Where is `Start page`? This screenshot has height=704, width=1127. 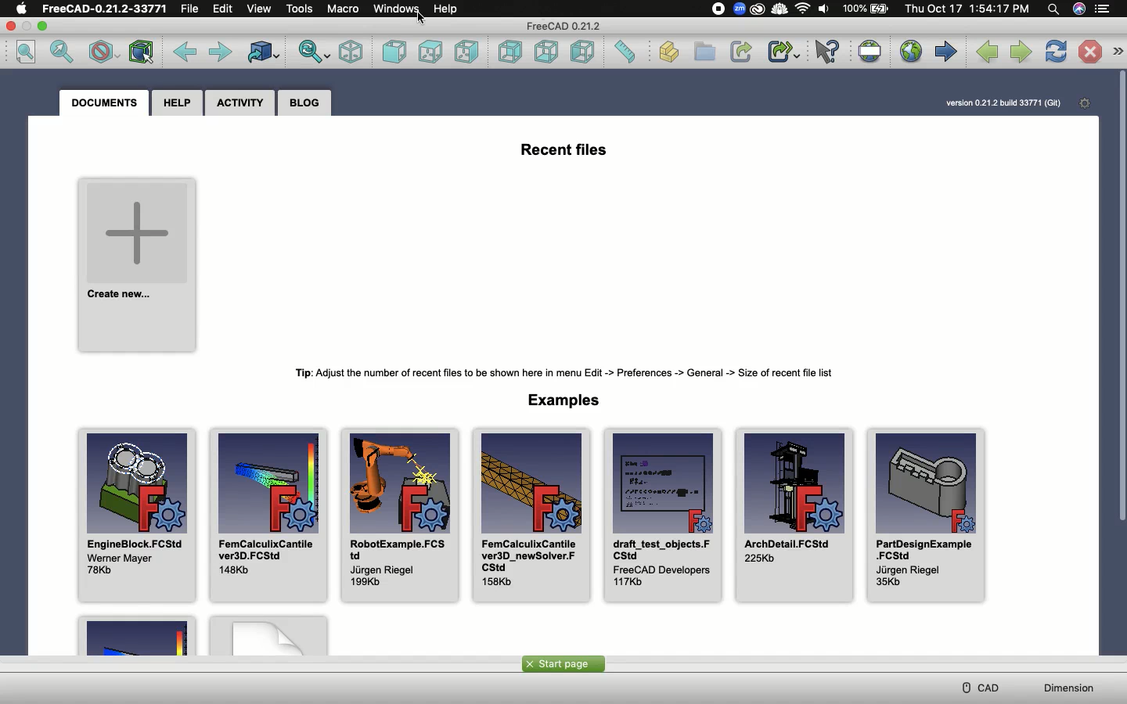
Start page is located at coordinates (562, 663).